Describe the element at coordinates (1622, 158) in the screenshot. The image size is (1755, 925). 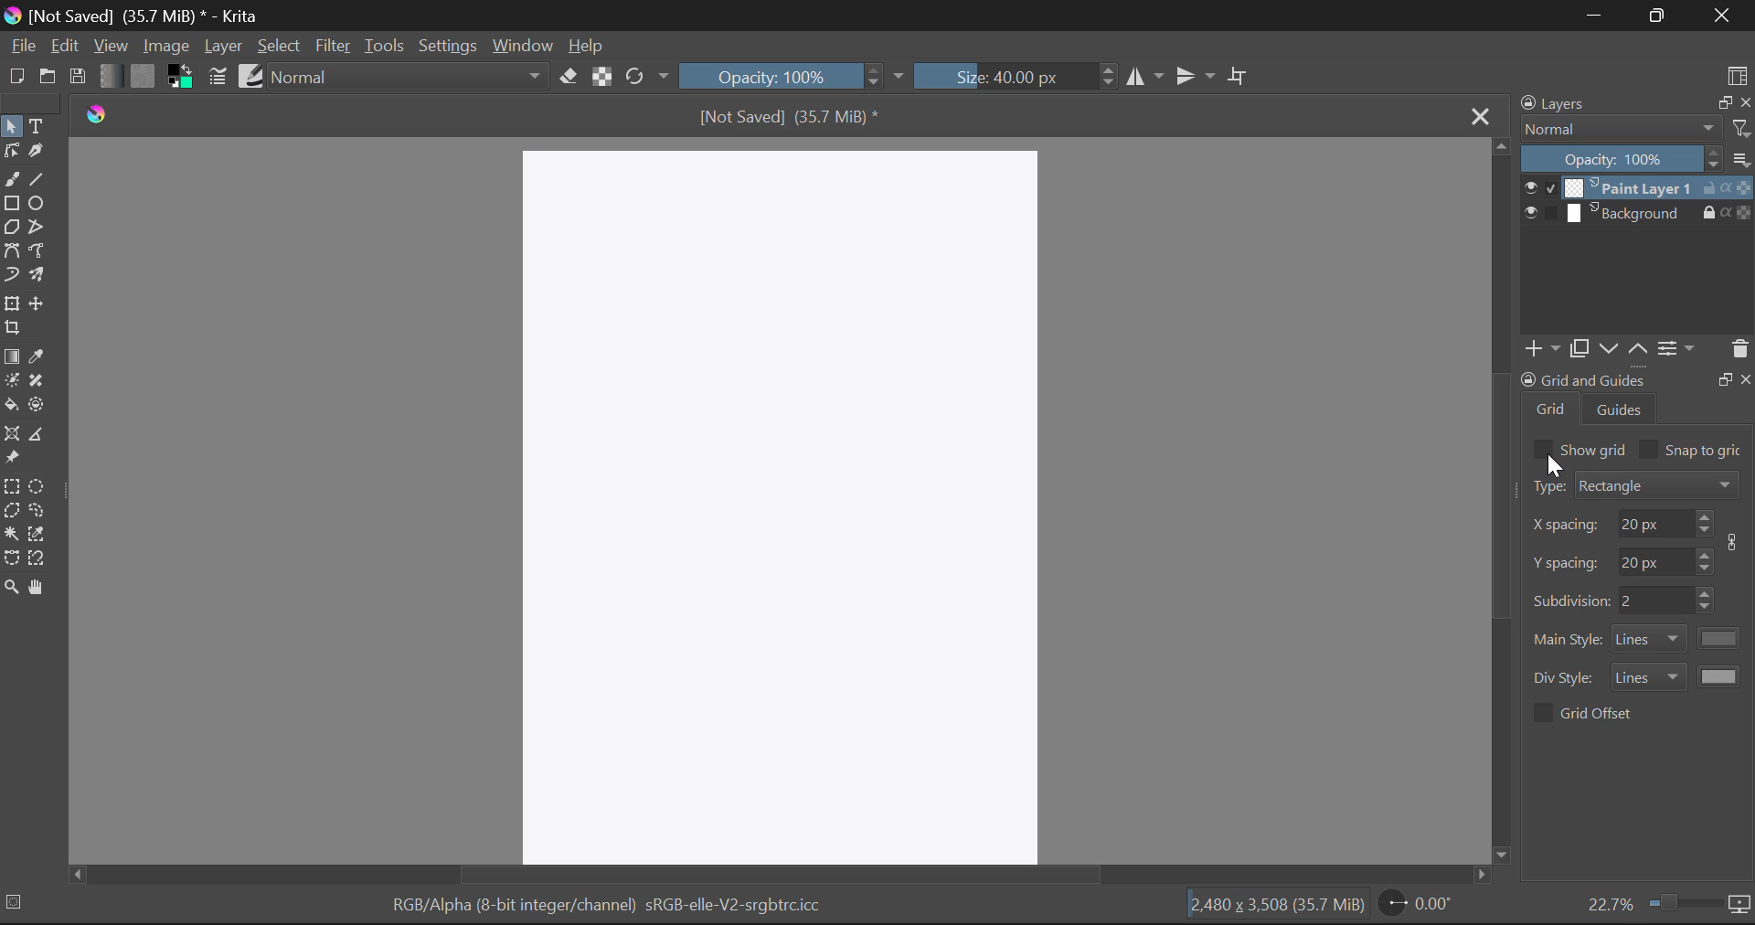
I see `opacity` at that location.